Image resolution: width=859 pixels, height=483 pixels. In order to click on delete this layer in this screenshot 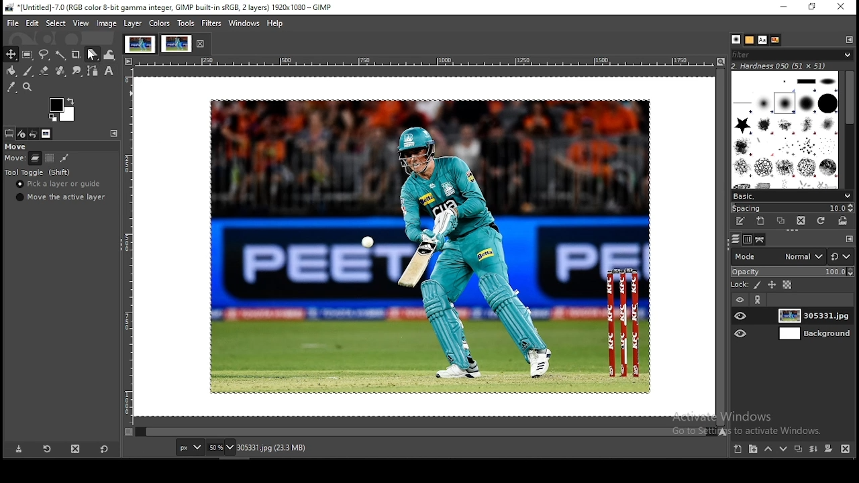, I will do `click(75, 448)`.